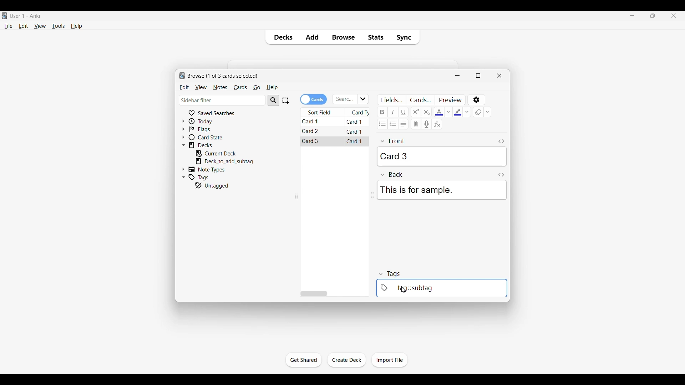 Image resolution: width=685 pixels, height=385 pixels. I want to click on Close window, so click(499, 76).